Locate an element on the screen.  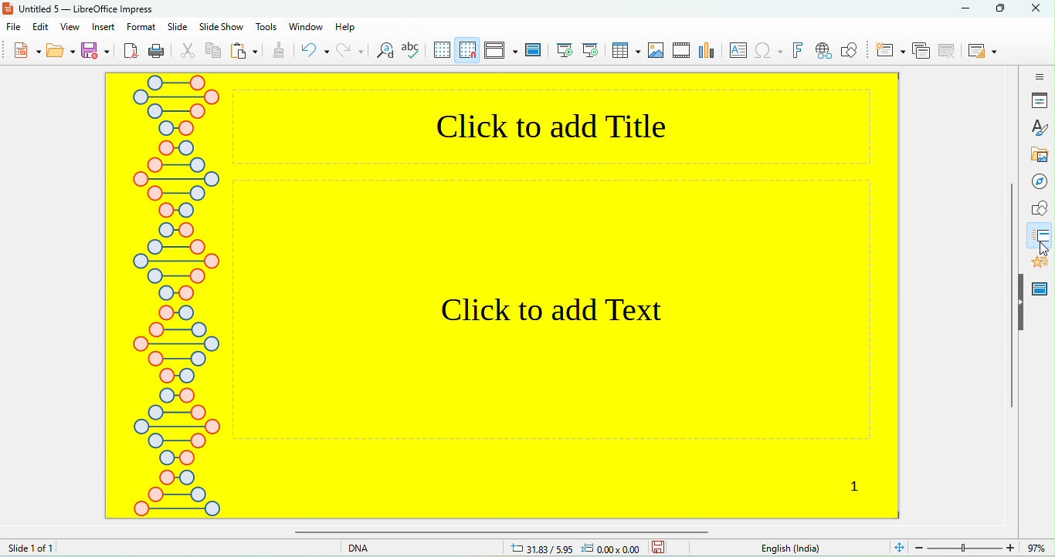
0.00x0.00 is located at coordinates (615, 548).